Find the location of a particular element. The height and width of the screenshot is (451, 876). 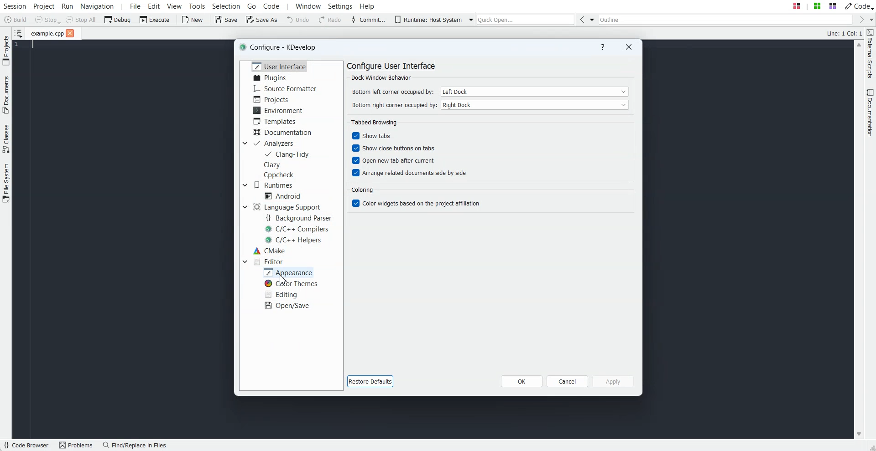

OK is located at coordinates (522, 381).